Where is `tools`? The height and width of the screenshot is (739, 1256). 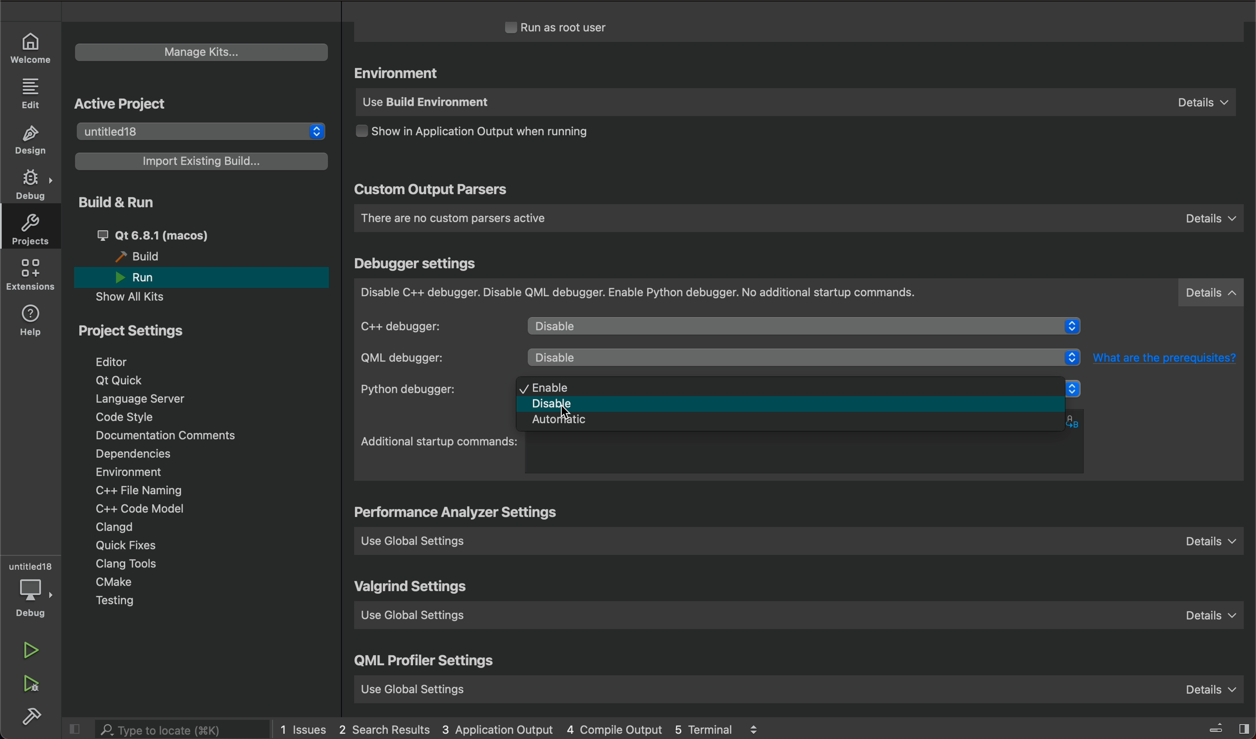
tools is located at coordinates (142, 564).